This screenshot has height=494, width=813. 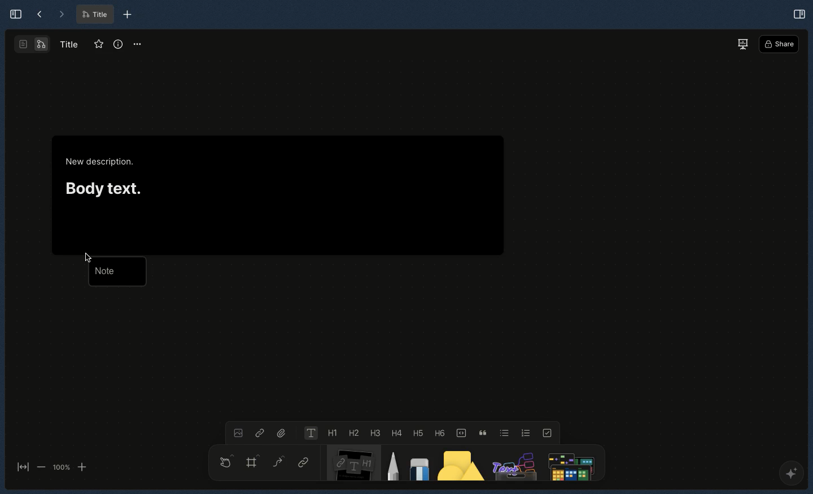 What do you see at coordinates (260, 432) in the screenshot?
I see `Link` at bounding box center [260, 432].